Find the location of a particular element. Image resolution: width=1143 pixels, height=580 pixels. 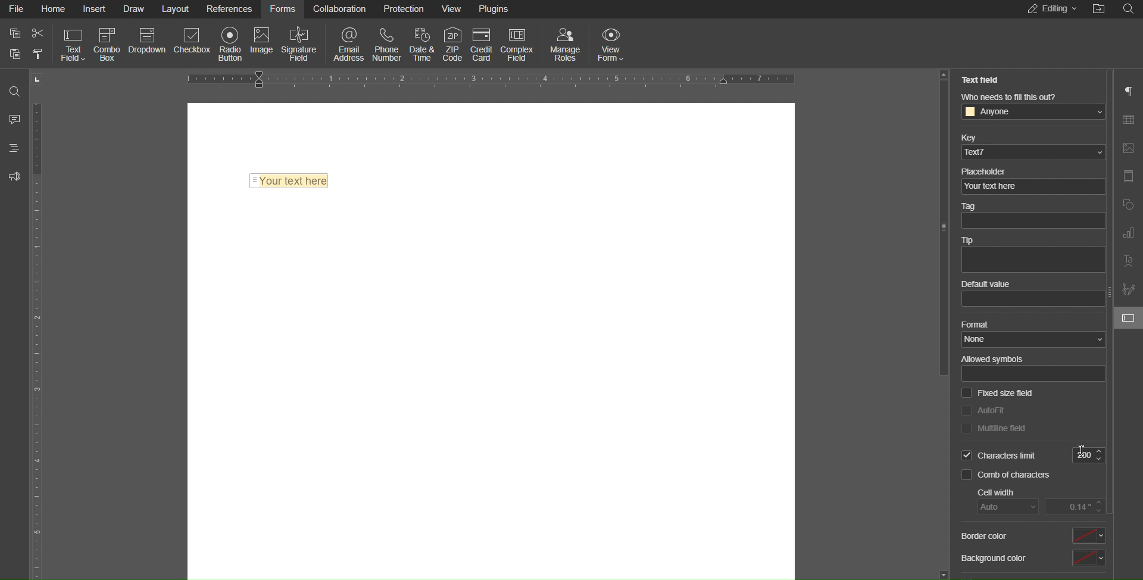

paste is located at coordinates (38, 55).